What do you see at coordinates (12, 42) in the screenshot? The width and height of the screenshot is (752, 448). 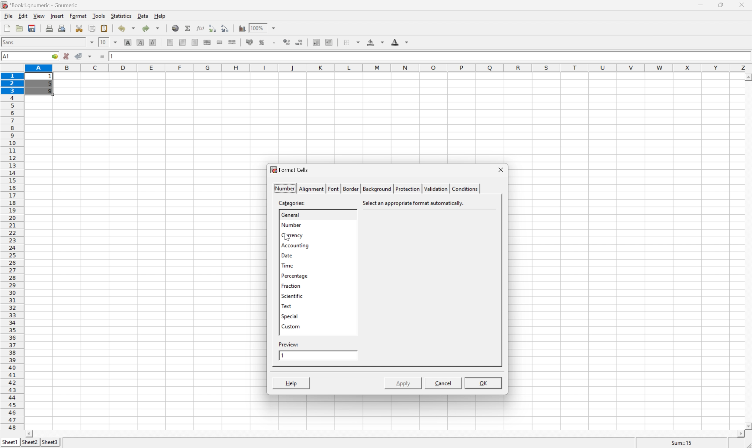 I see `font` at bounding box center [12, 42].